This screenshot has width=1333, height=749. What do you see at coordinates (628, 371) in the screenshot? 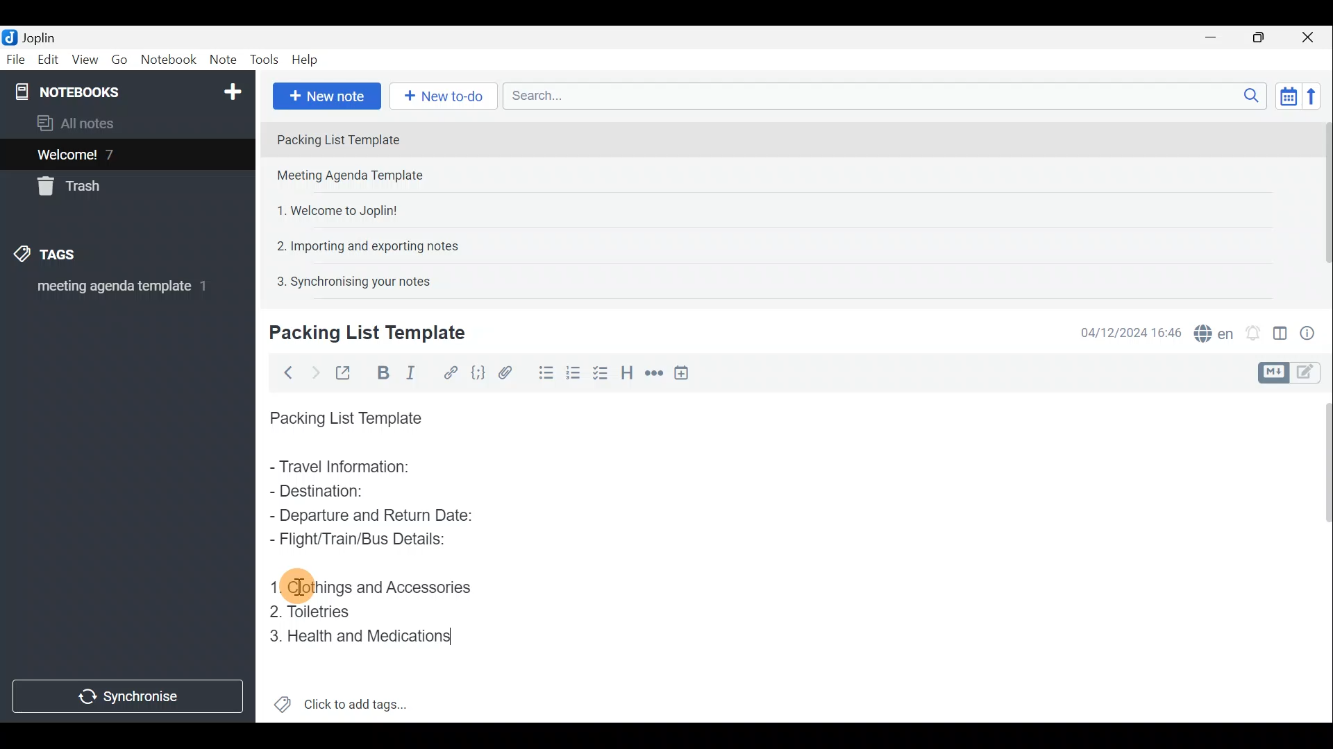
I see `Heading` at bounding box center [628, 371].